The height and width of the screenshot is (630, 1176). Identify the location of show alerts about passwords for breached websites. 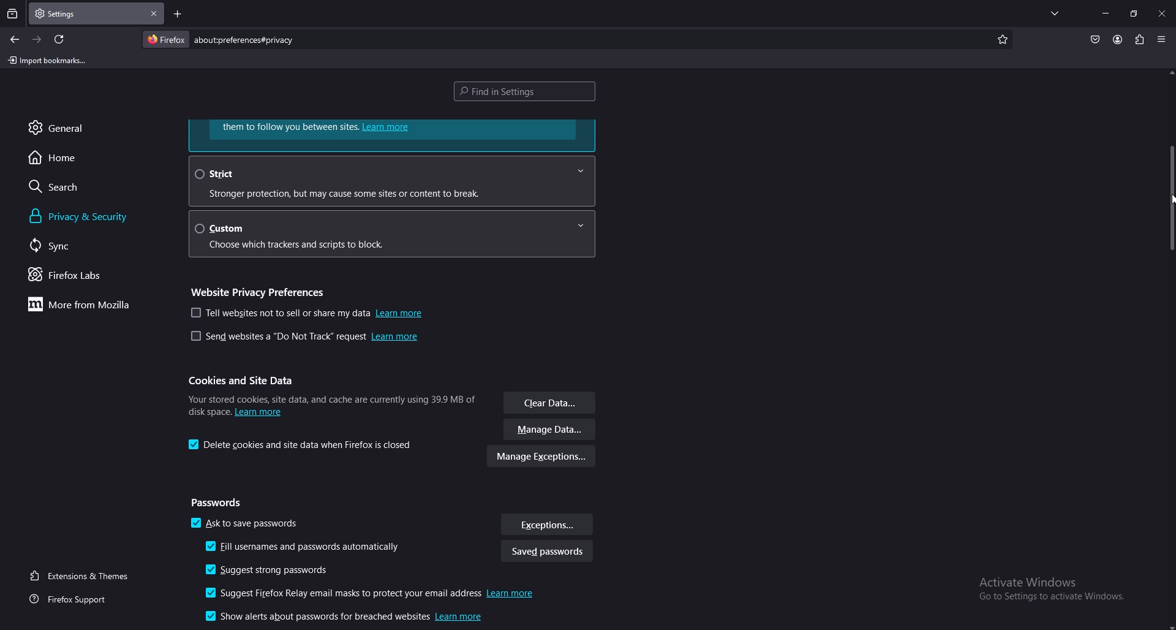
(340, 616).